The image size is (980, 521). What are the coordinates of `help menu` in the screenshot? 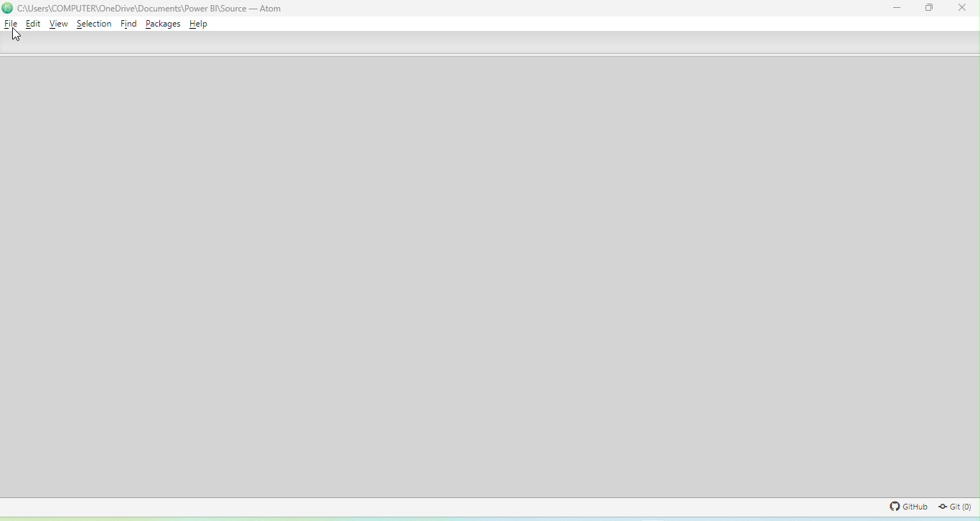 It's located at (198, 24).